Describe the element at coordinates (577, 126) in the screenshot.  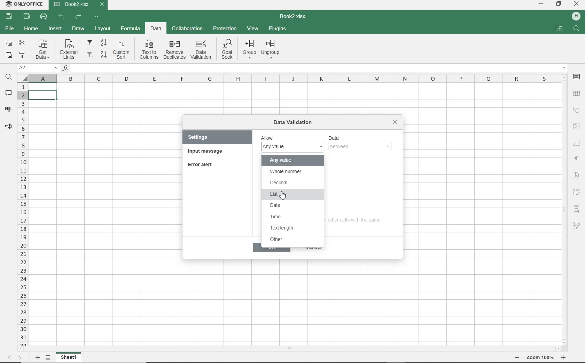
I see `IMAGE` at that location.